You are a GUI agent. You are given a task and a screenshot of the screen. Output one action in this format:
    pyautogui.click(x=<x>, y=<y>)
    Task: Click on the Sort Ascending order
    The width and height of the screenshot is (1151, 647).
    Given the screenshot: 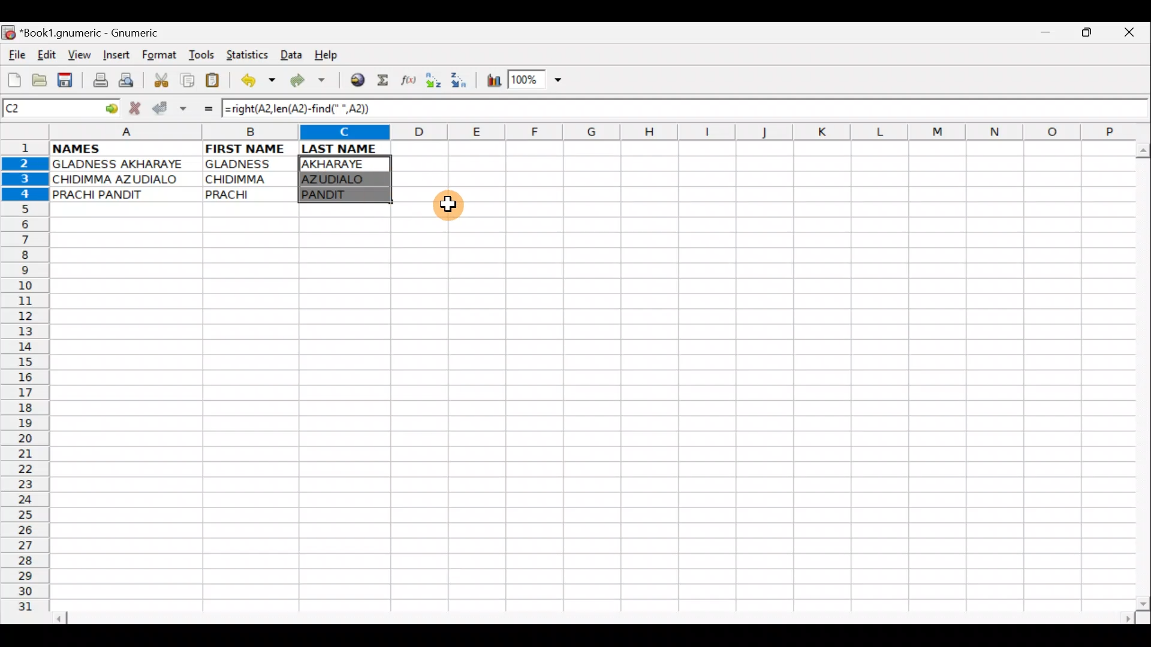 What is the action you would take?
    pyautogui.click(x=437, y=83)
    